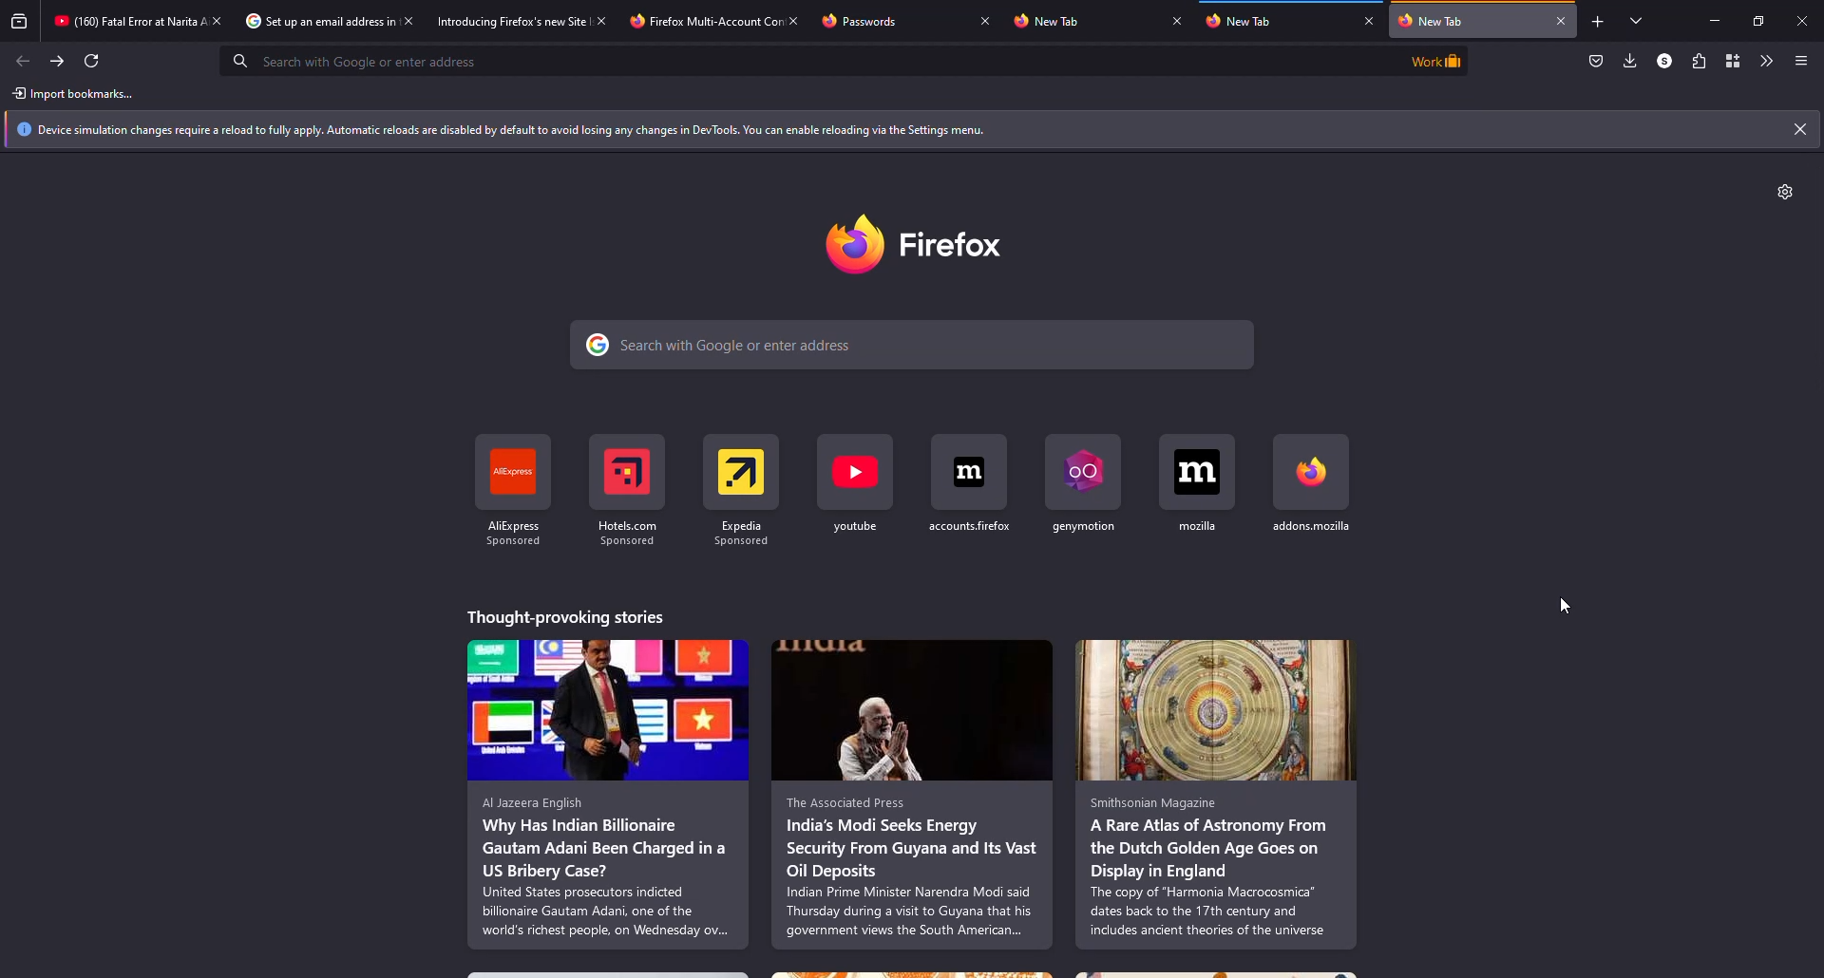  What do you see at coordinates (1799, 129) in the screenshot?
I see `close` at bounding box center [1799, 129].